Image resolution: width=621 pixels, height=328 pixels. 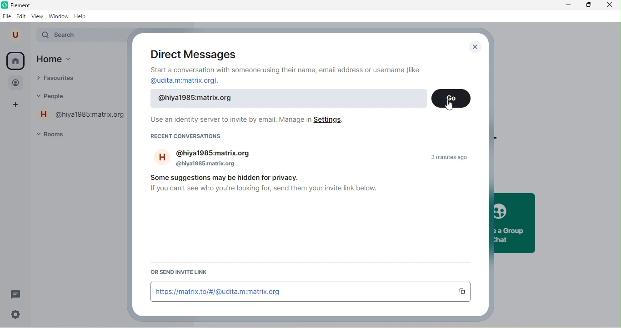 I want to click on @udita m matrix.org, so click(x=188, y=80).